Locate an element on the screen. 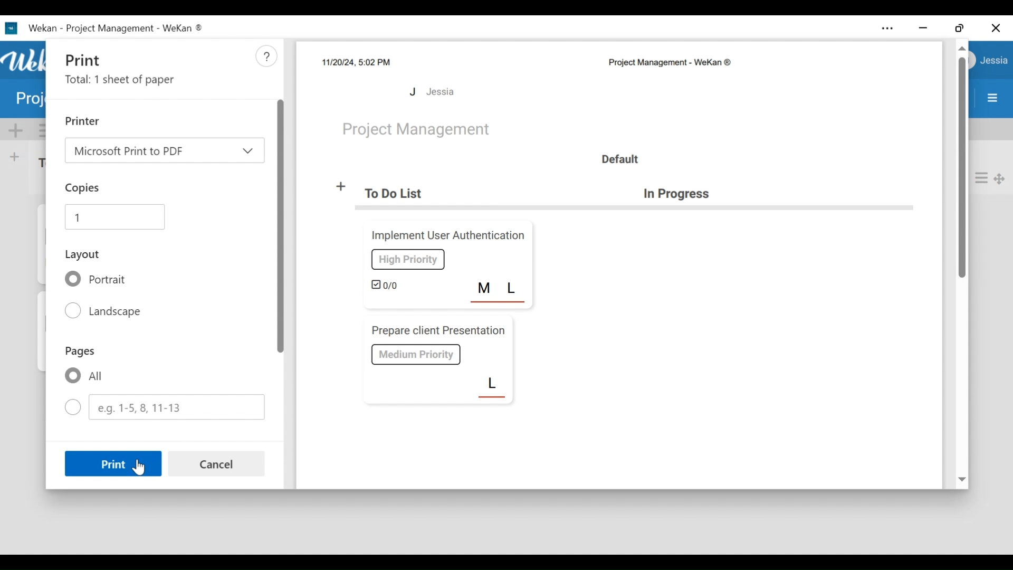 This screenshot has width=1013, height=570. Settings and more is located at coordinates (887, 30).